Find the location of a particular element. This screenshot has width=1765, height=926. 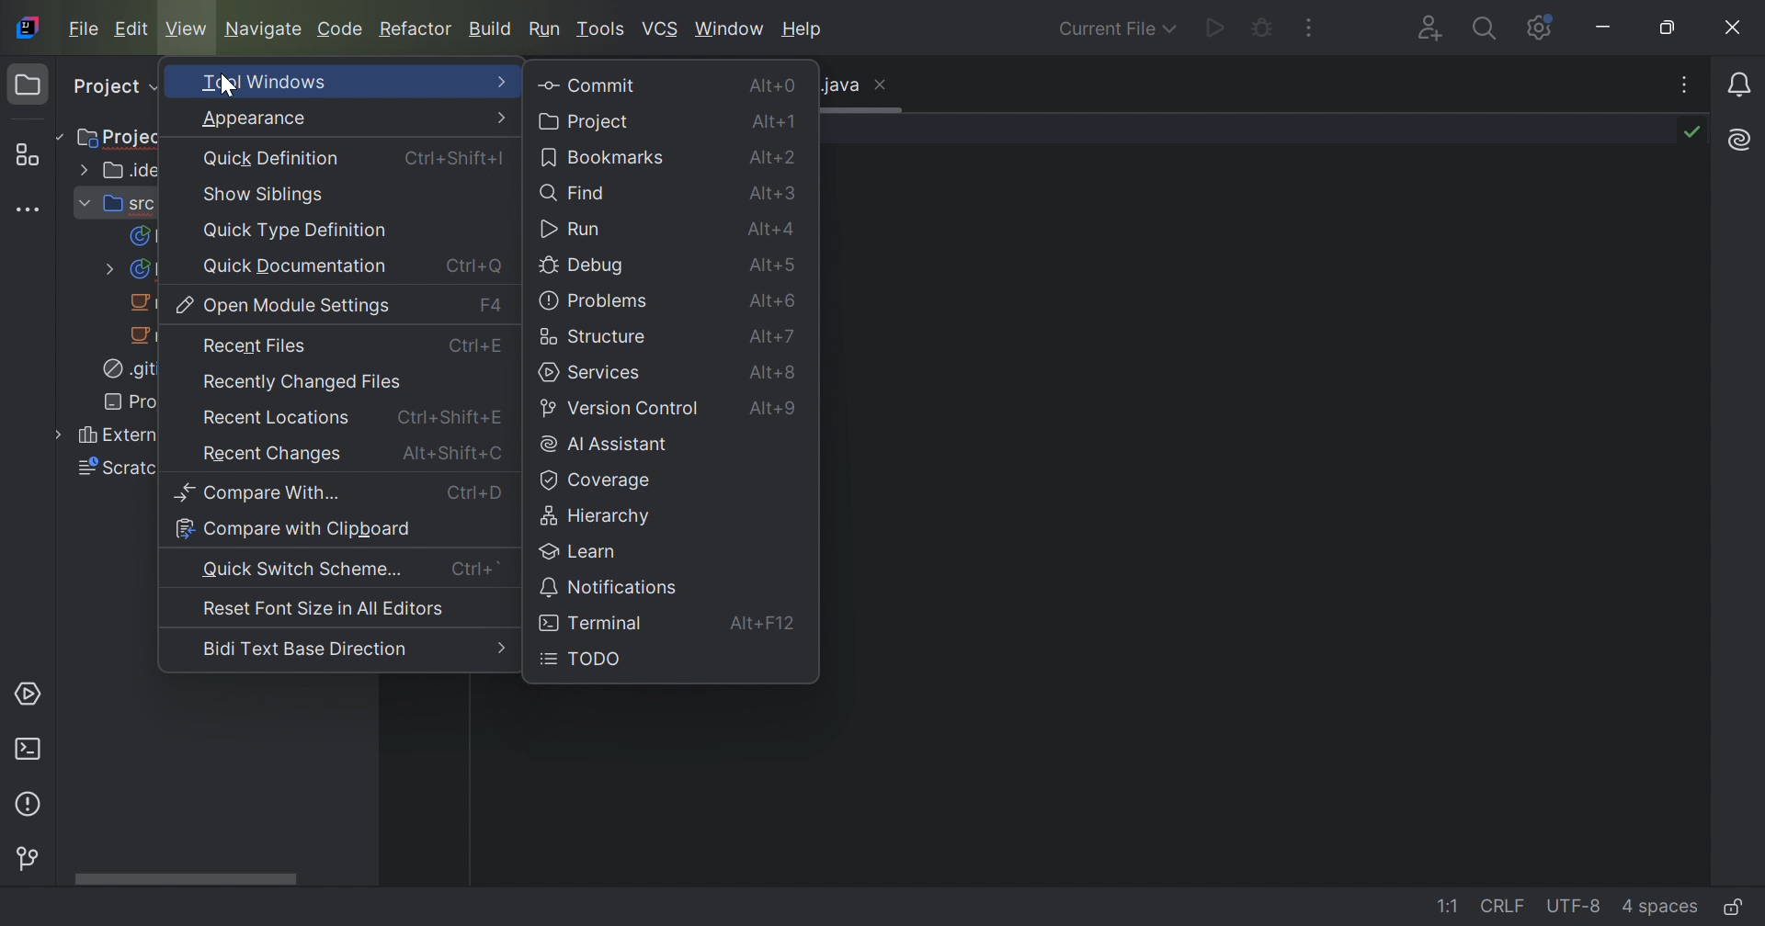

File is located at coordinates (84, 29).